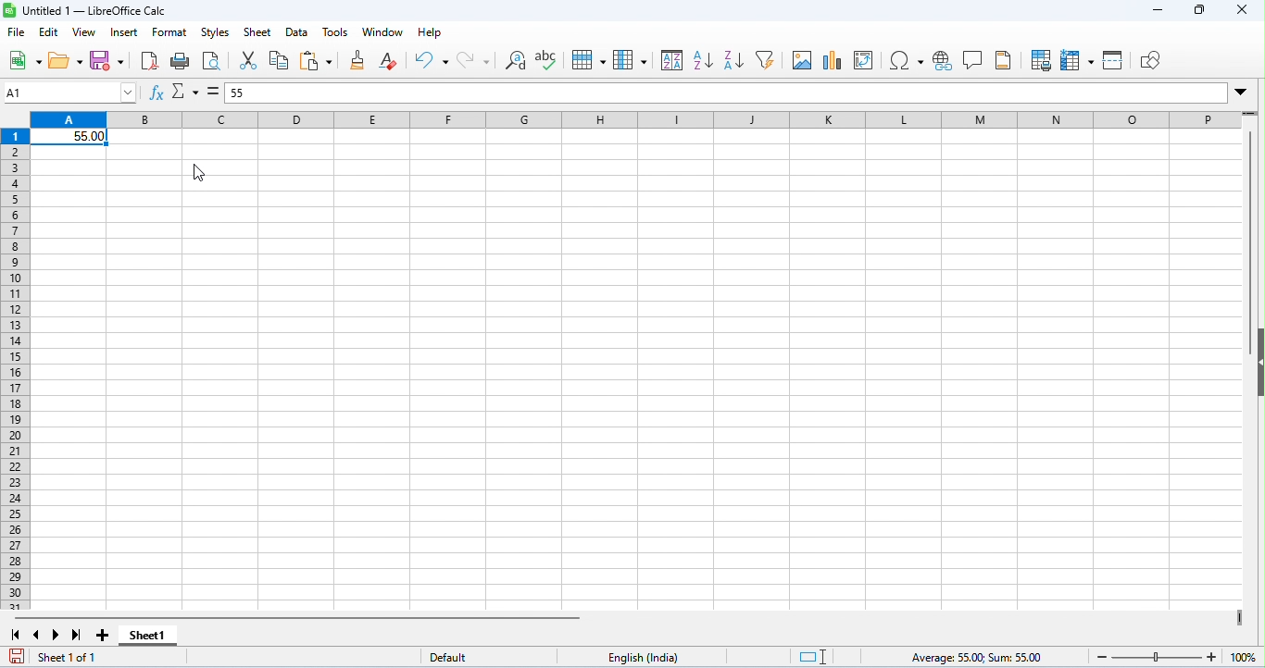 The height and width of the screenshot is (668, 1265). What do you see at coordinates (517, 63) in the screenshot?
I see `find and replace` at bounding box center [517, 63].